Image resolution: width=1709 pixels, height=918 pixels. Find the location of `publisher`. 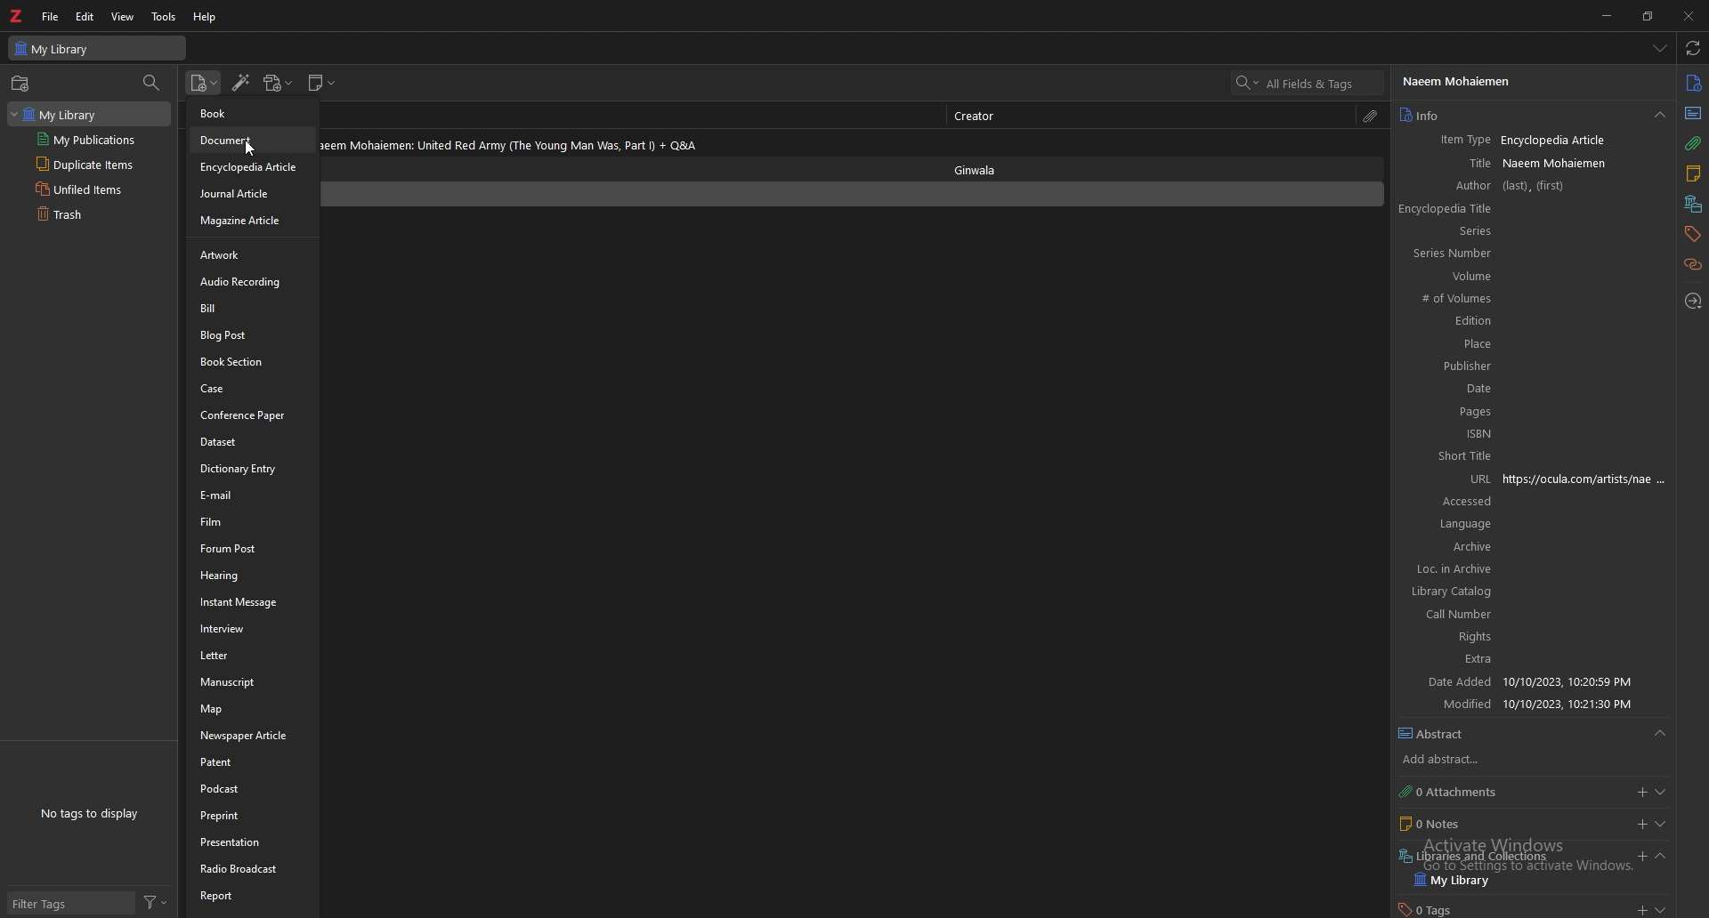

publisher is located at coordinates (1445, 367).